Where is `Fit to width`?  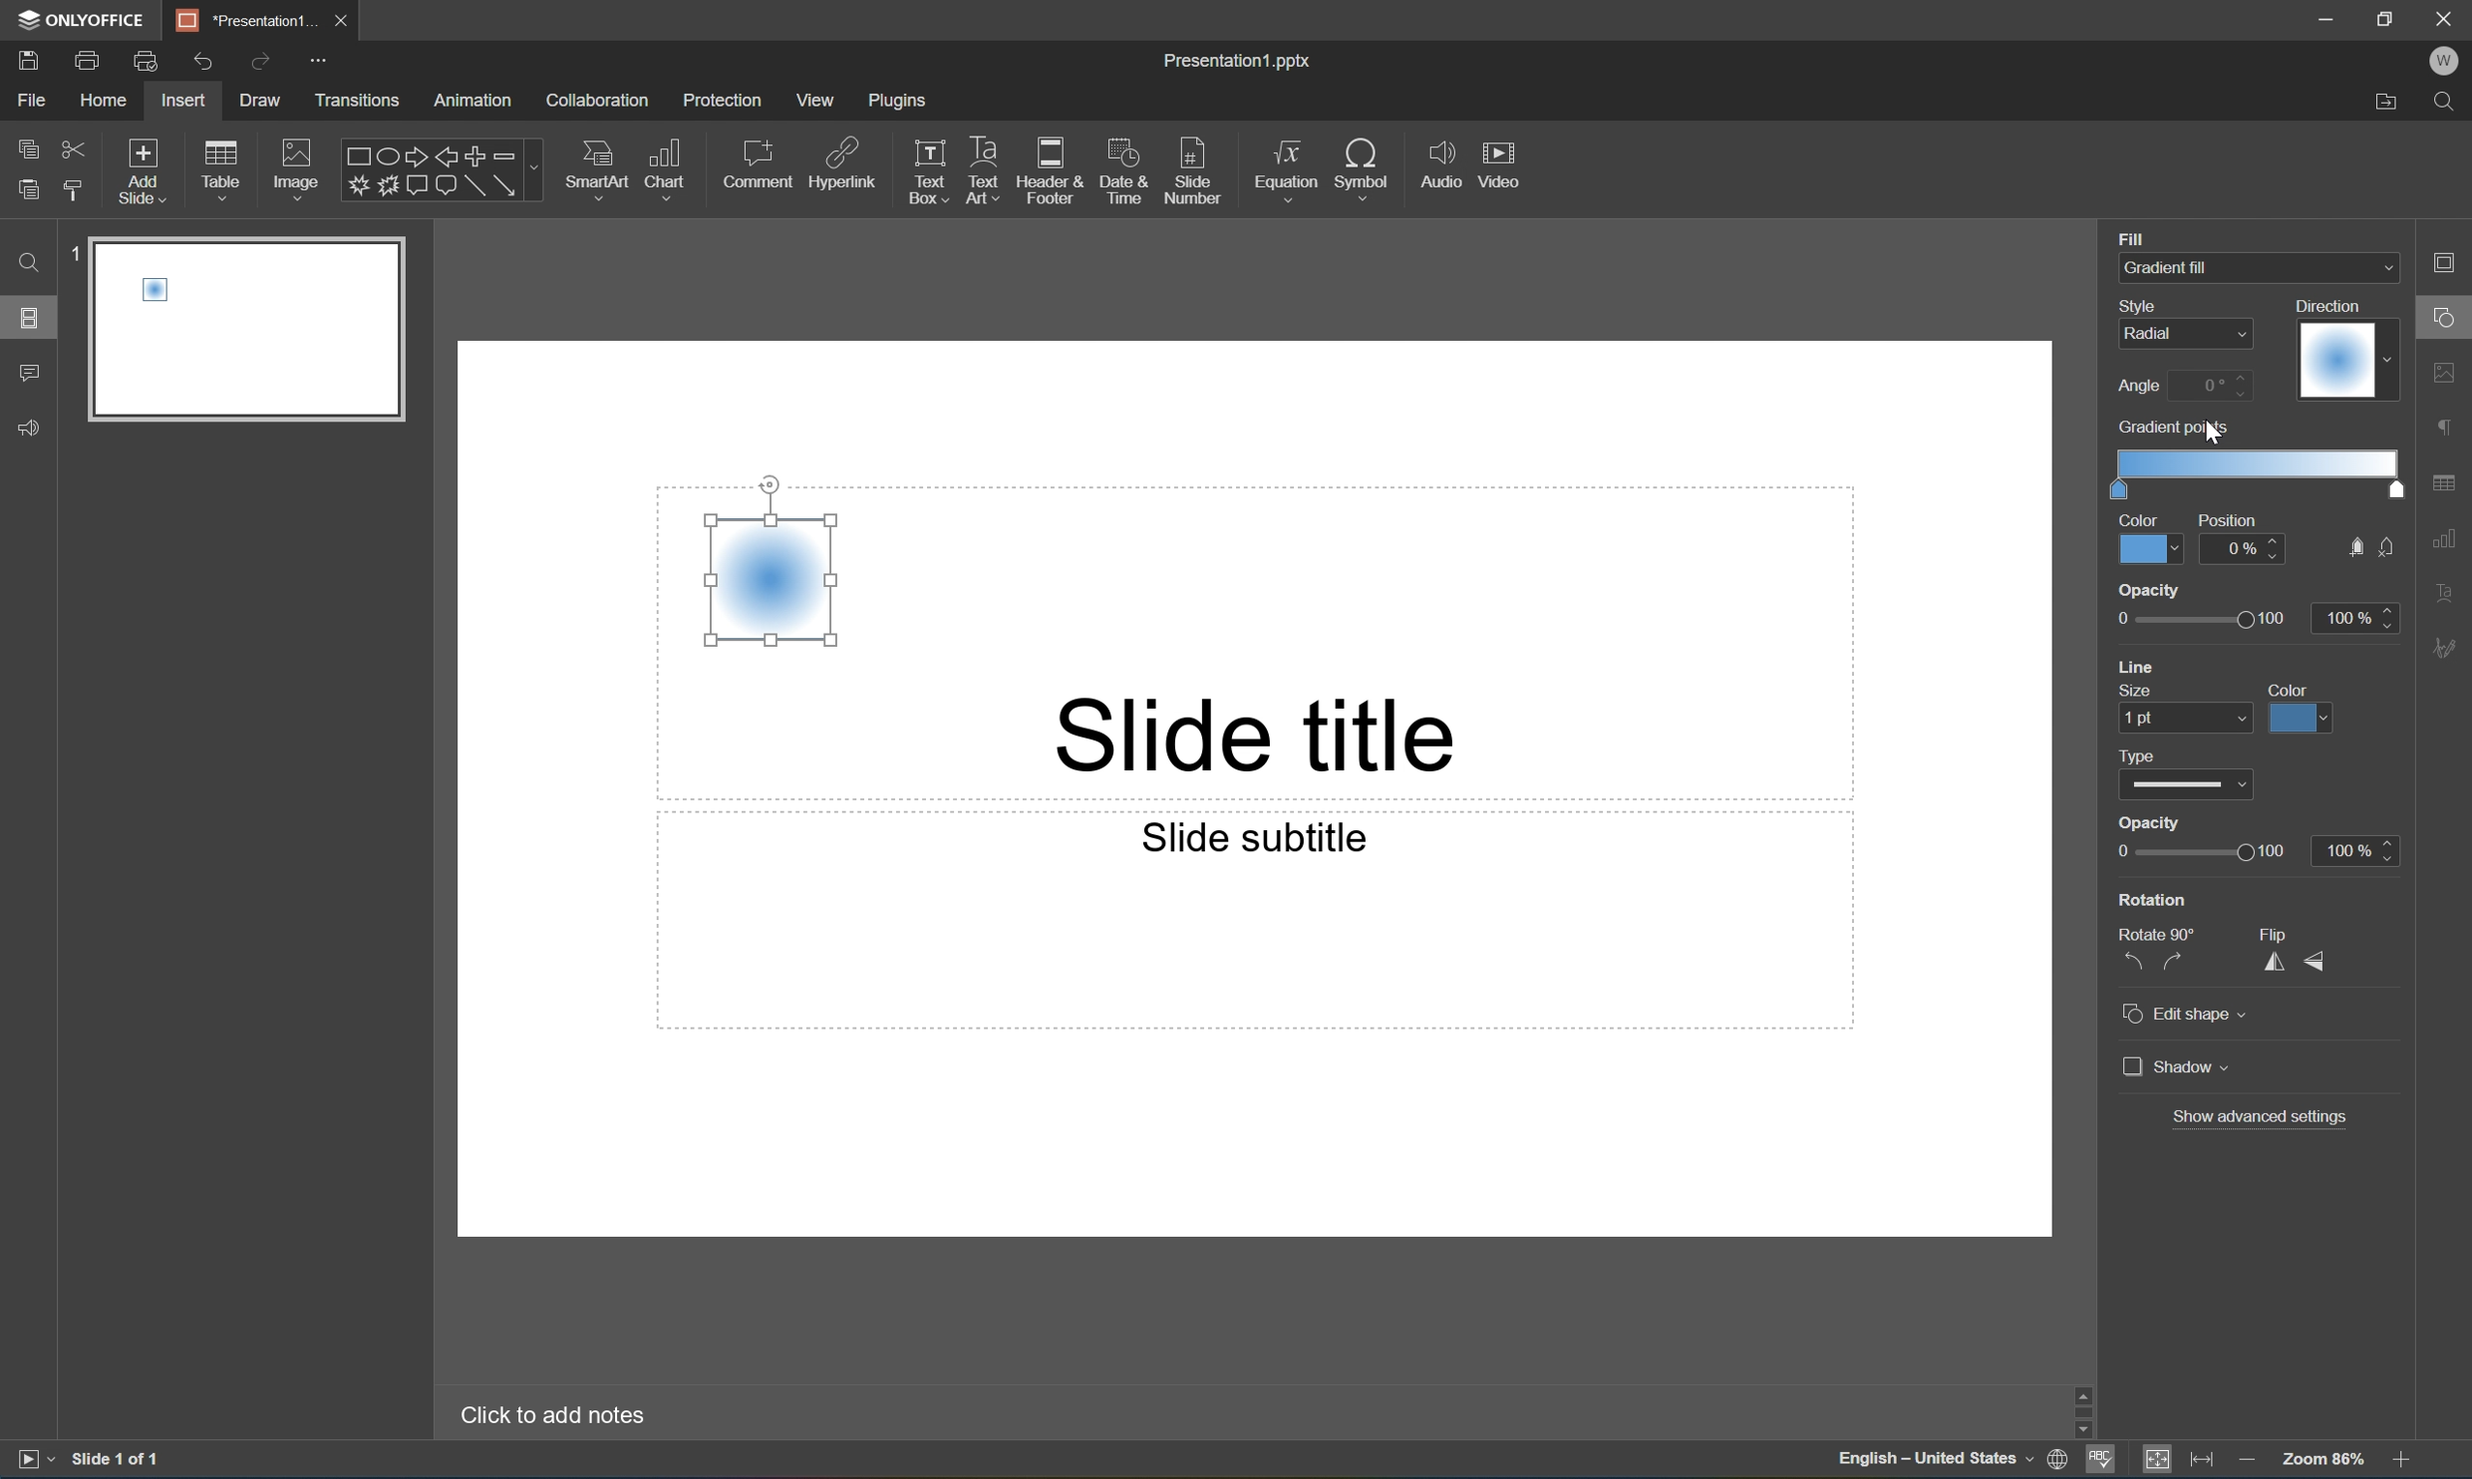 Fit to width is located at coordinates (2205, 1458).